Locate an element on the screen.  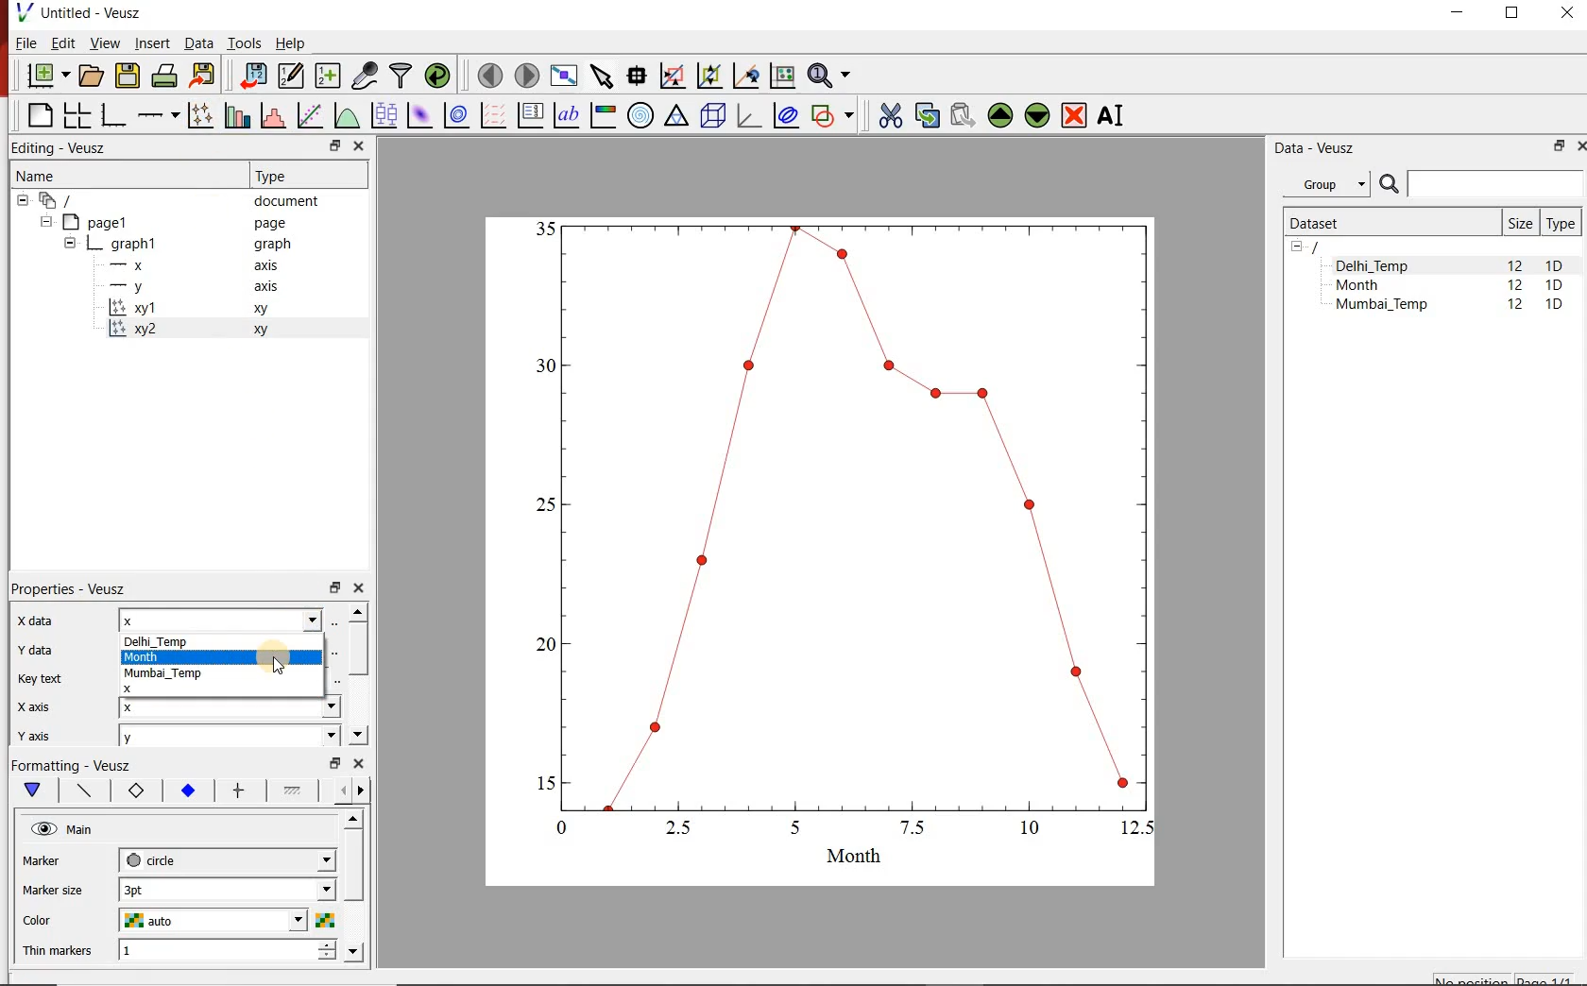
xy1 is located at coordinates (197, 309).